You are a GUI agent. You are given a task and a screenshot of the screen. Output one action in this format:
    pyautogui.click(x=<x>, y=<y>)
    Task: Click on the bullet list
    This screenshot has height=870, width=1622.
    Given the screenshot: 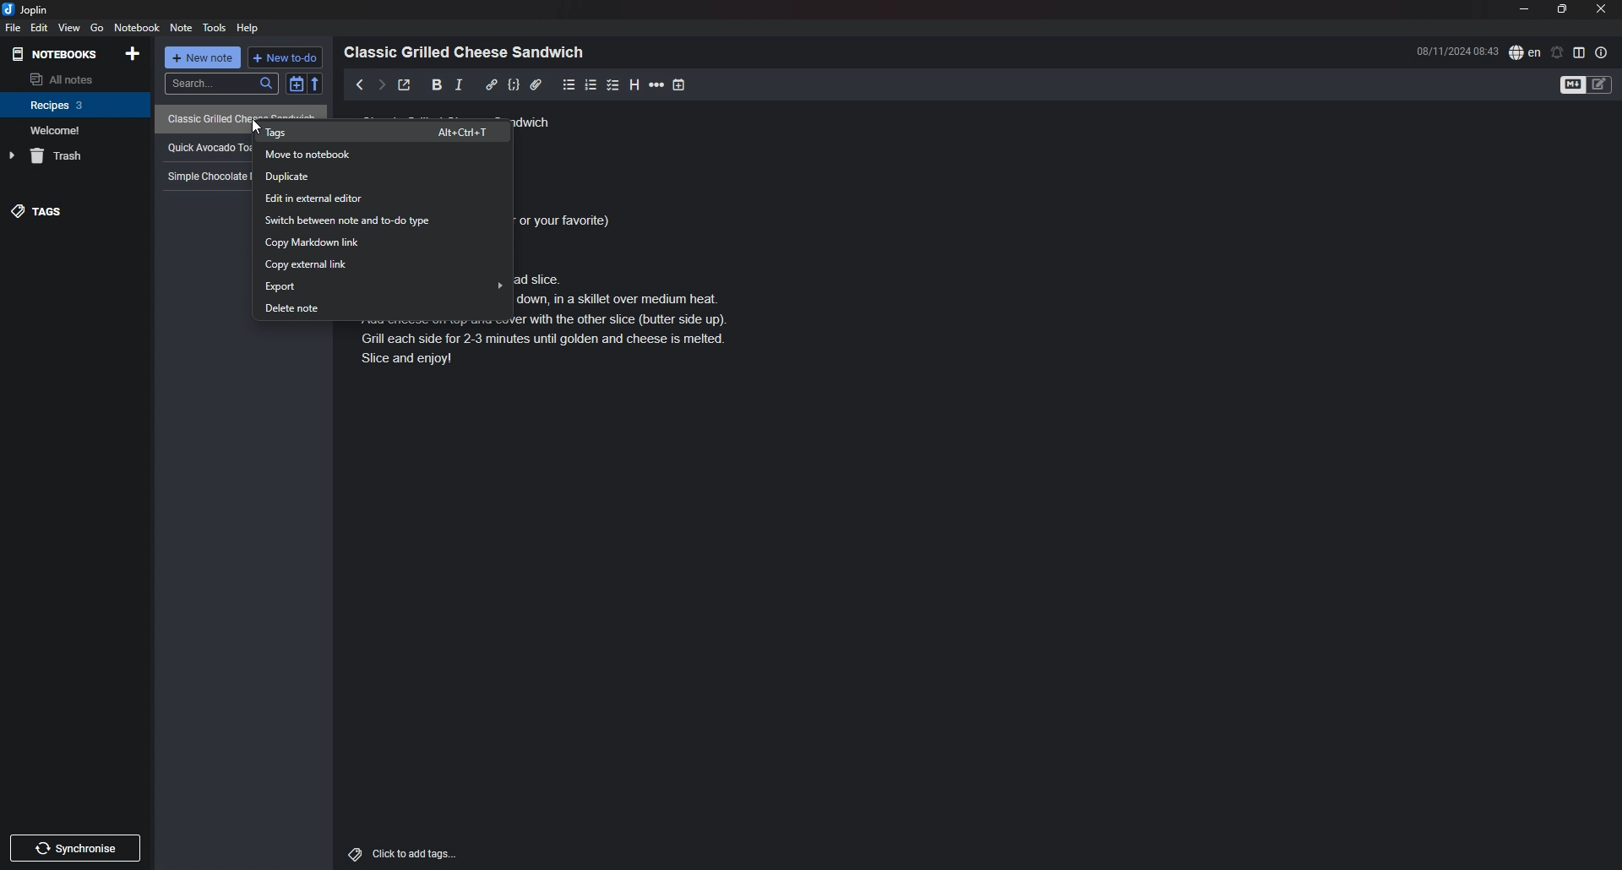 What is the action you would take?
    pyautogui.click(x=569, y=84)
    